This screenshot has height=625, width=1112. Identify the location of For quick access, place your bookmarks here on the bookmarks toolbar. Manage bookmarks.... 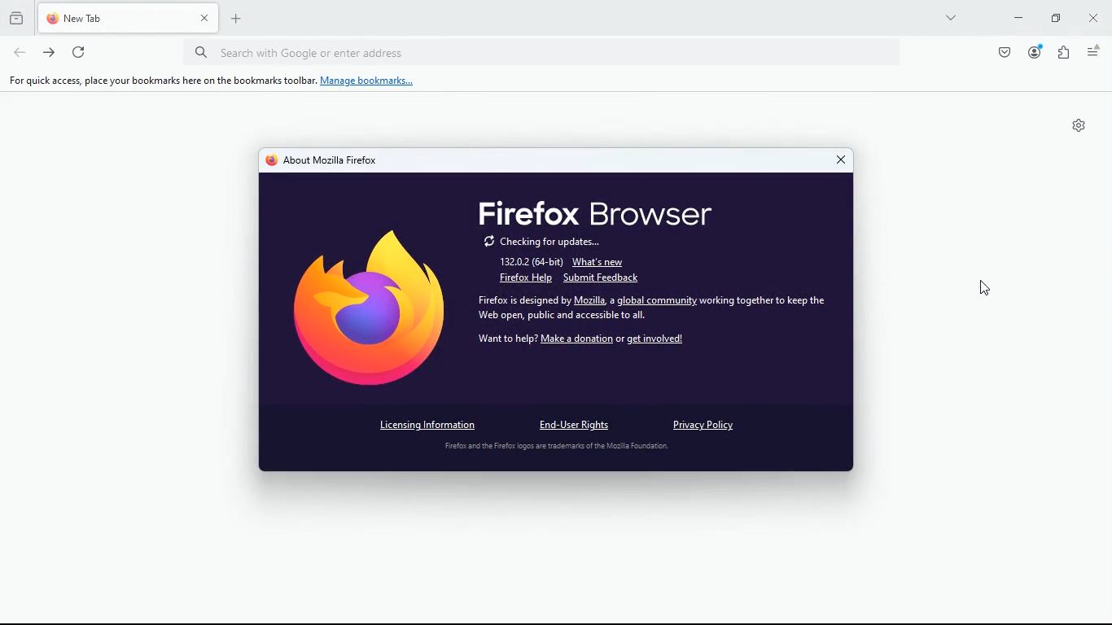
(211, 81).